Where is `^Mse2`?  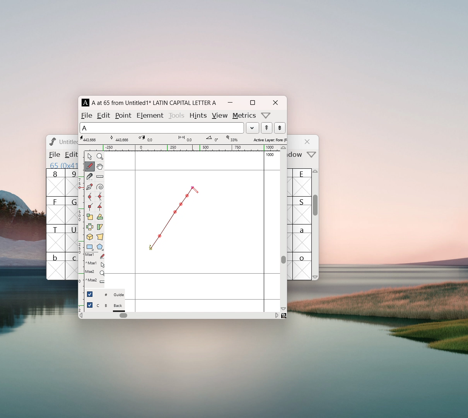 ^Mse2 is located at coordinates (95, 264).